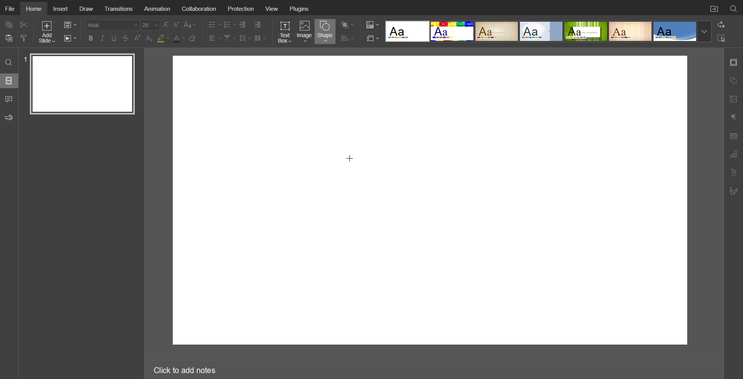 The image size is (743, 379). What do you see at coordinates (199, 9) in the screenshot?
I see `Collaboration` at bounding box center [199, 9].